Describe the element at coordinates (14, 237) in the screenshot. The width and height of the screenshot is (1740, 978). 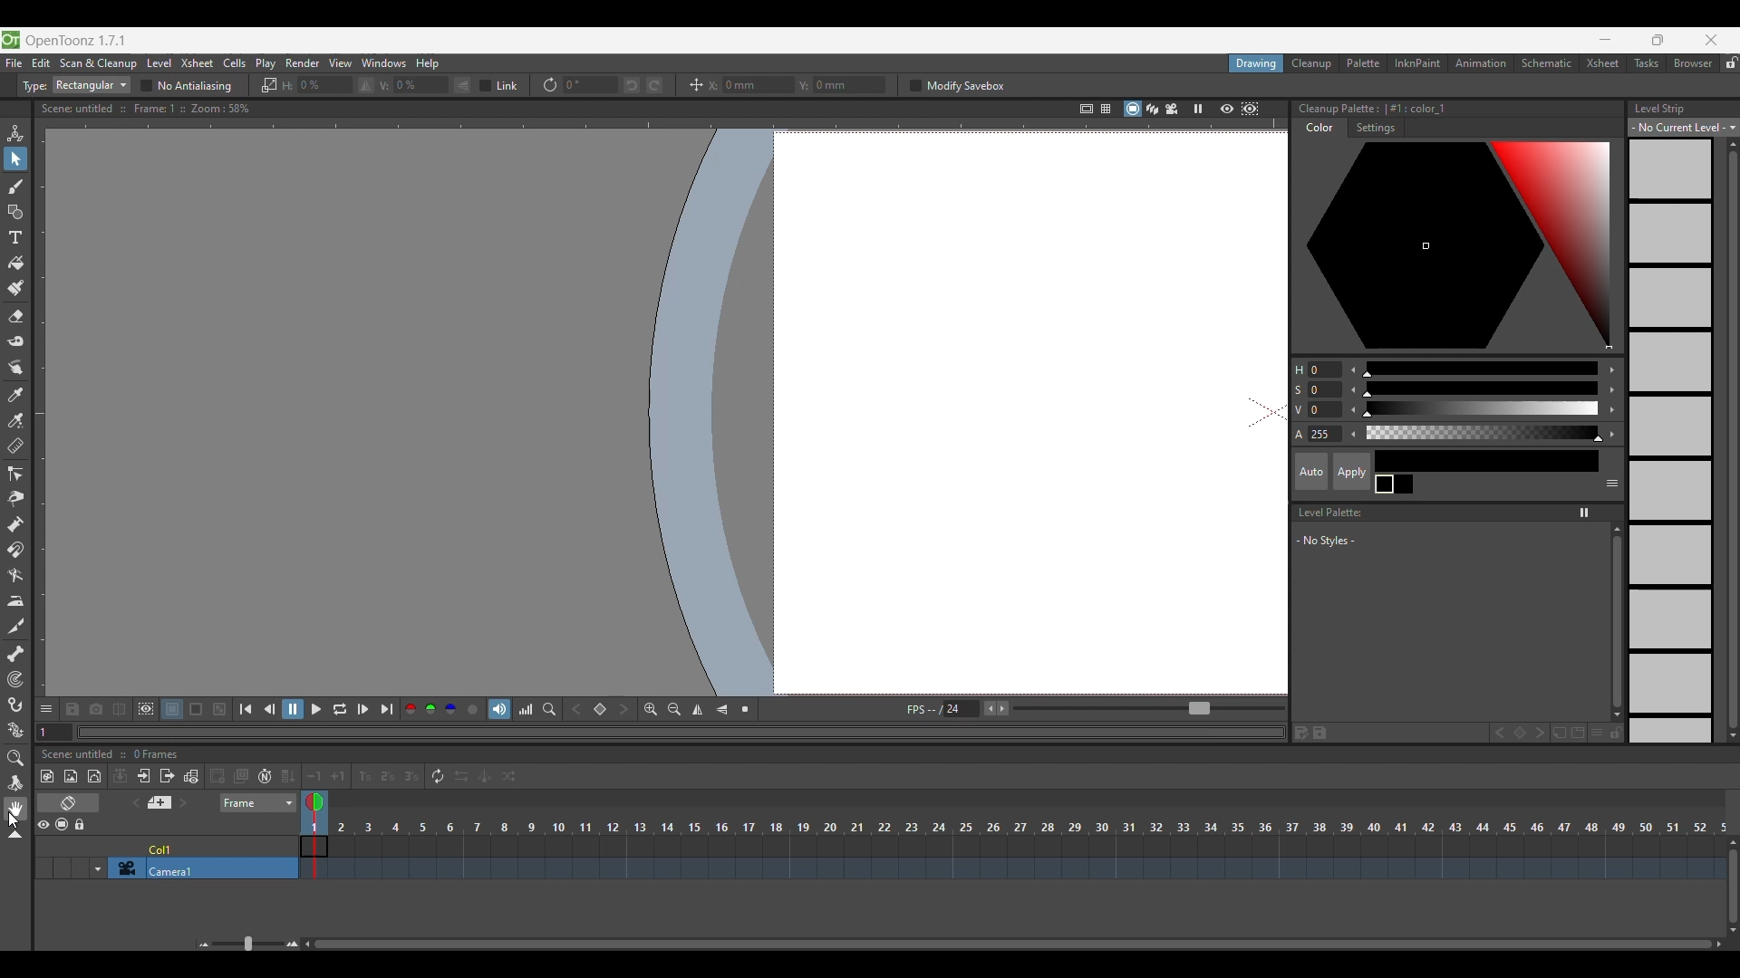
I see `Type tool` at that location.